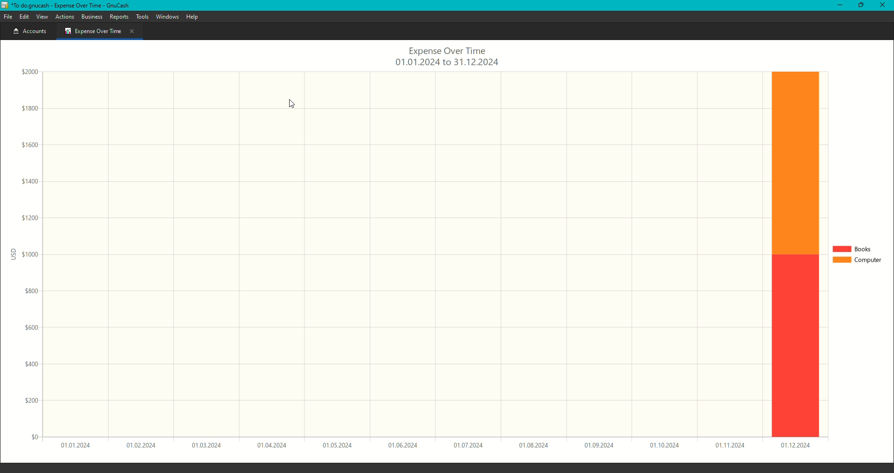 Image resolution: width=894 pixels, height=473 pixels. I want to click on View, so click(42, 16).